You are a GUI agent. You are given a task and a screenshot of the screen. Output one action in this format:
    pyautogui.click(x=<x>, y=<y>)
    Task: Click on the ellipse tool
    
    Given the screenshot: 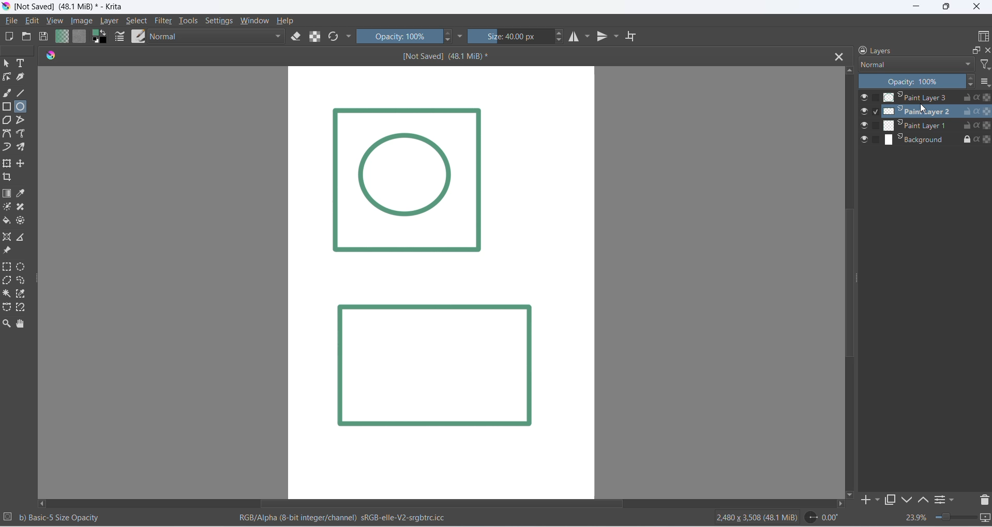 What is the action you would take?
    pyautogui.click(x=24, y=107)
    